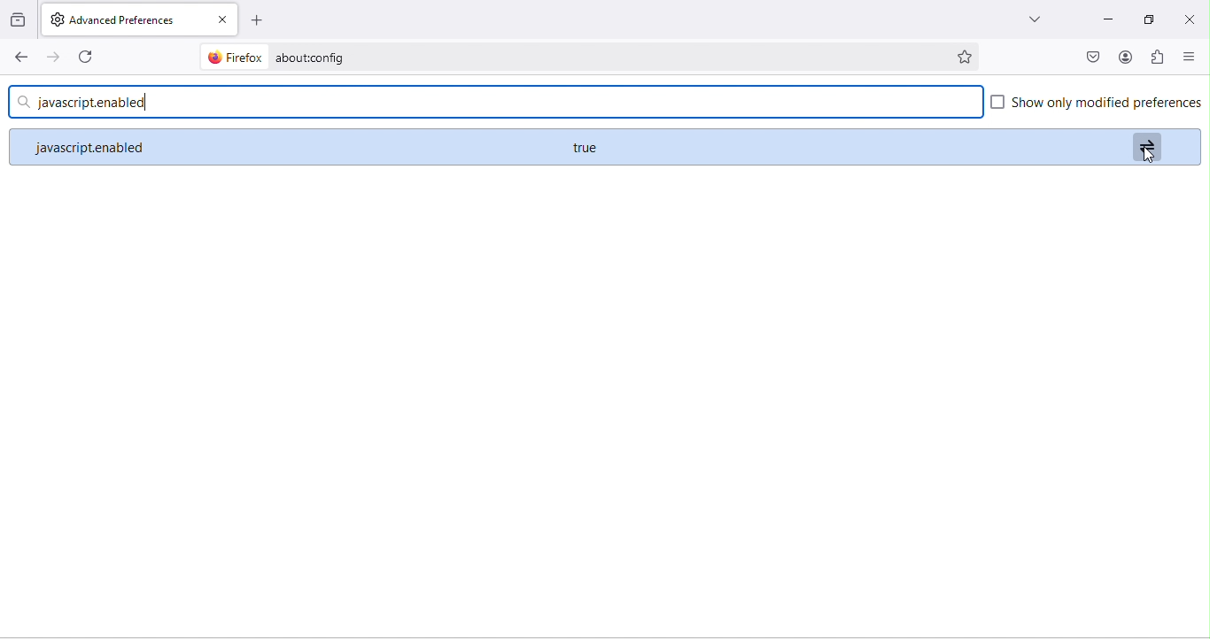 The width and height of the screenshot is (1210, 639). What do you see at coordinates (1148, 156) in the screenshot?
I see `cursor movement` at bounding box center [1148, 156].